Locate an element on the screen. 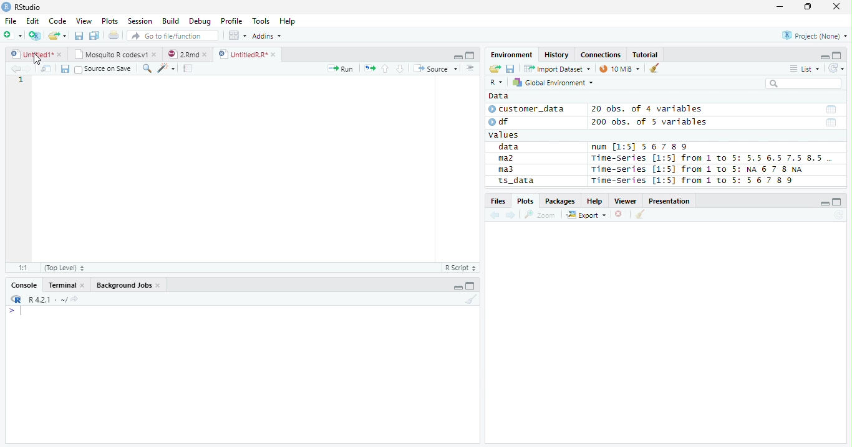 The height and width of the screenshot is (447, 852). Down is located at coordinates (400, 69).